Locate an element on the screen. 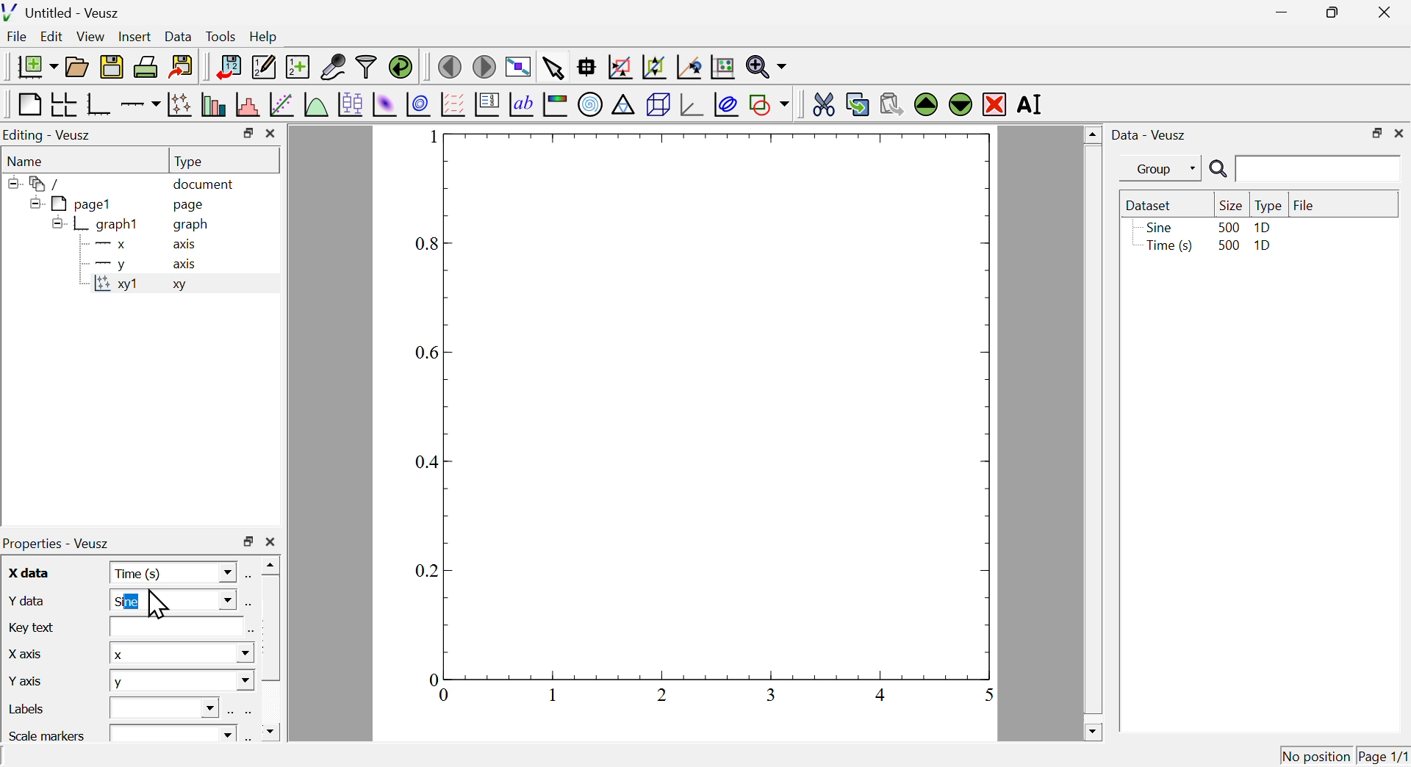  0.6 is located at coordinates (430, 353).